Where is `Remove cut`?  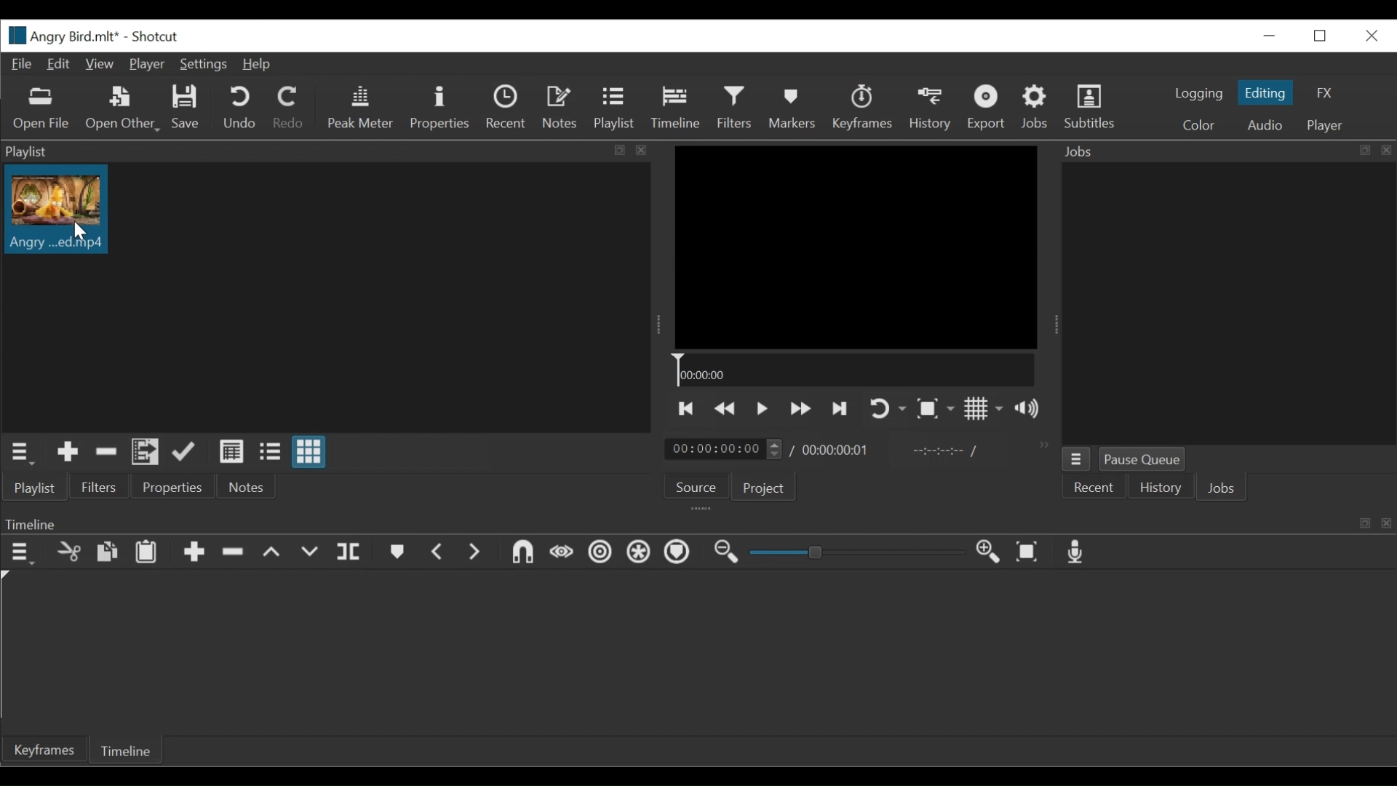 Remove cut is located at coordinates (106, 453).